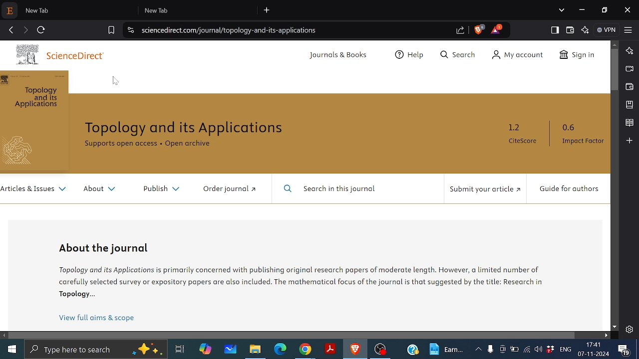 This screenshot has width=639, height=359. Describe the element at coordinates (305, 350) in the screenshot. I see `Chrome` at that location.